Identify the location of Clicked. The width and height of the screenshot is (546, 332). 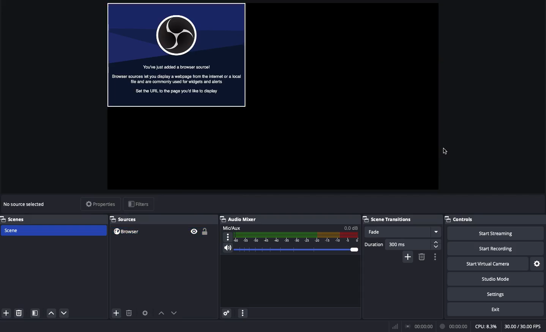
(446, 152).